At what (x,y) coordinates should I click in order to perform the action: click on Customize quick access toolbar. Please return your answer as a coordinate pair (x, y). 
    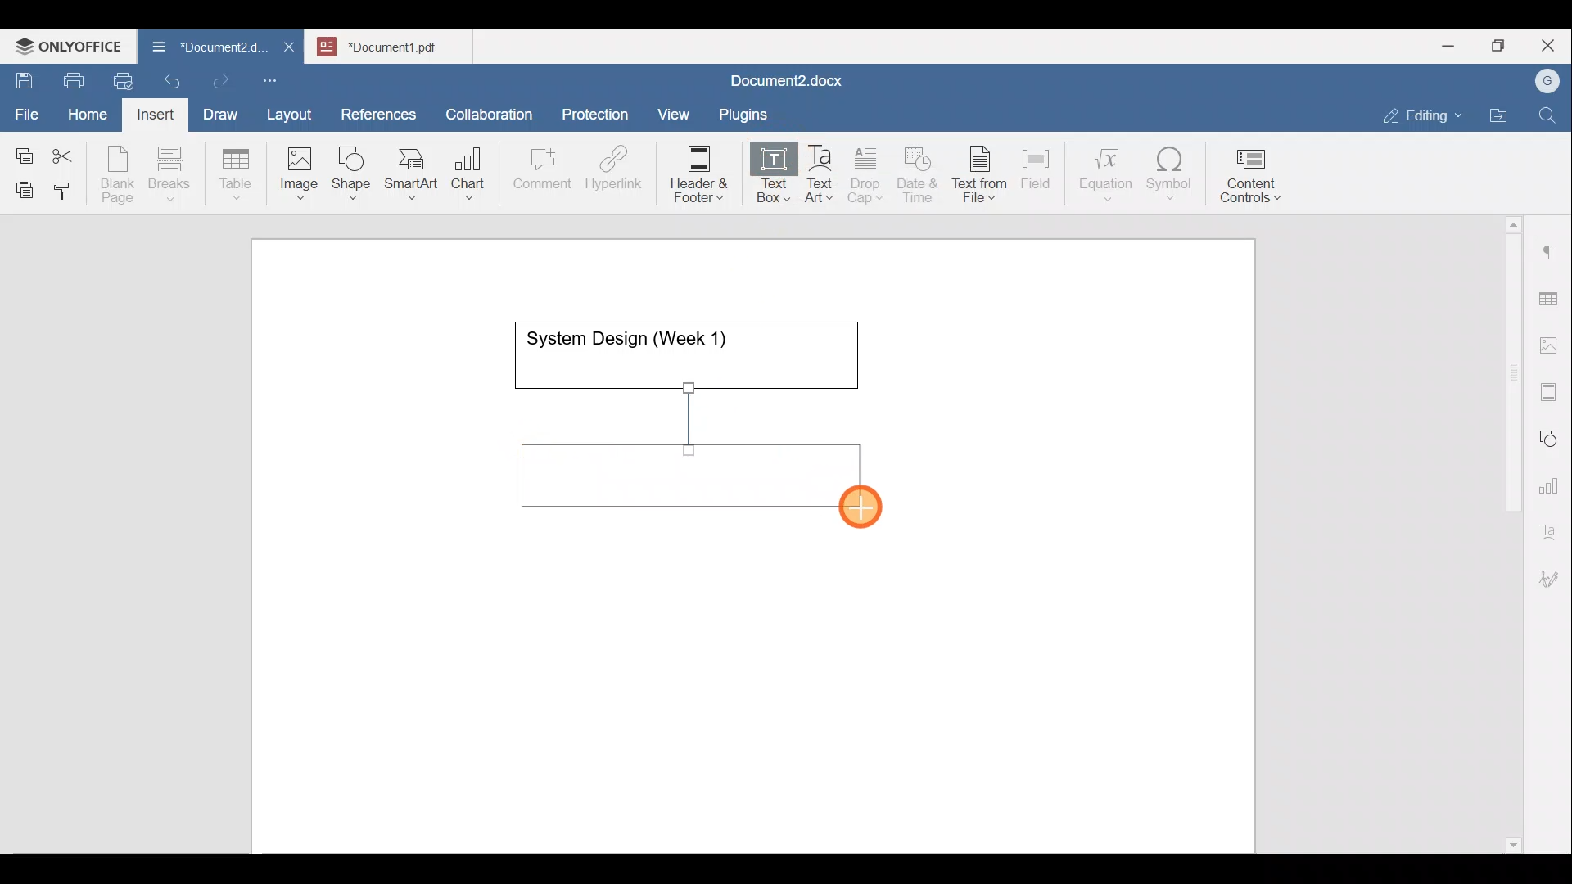
    Looking at the image, I should click on (276, 78).